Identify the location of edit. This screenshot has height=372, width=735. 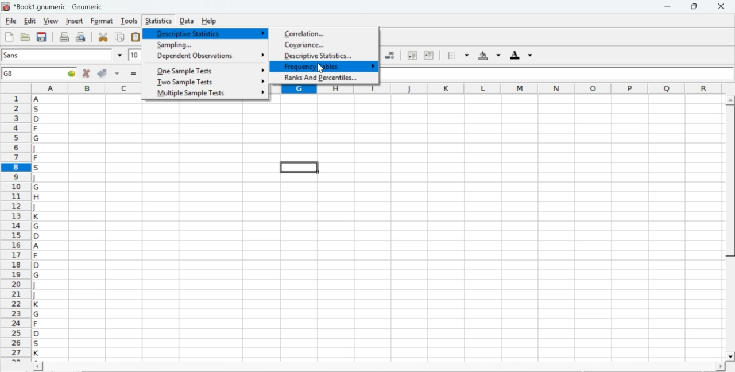
(30, 21).